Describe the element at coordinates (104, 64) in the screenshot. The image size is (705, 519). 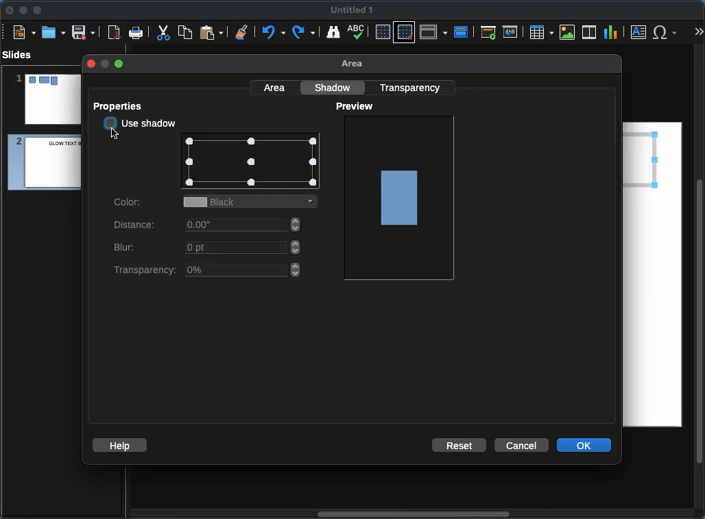
I see `minimize` at that location.